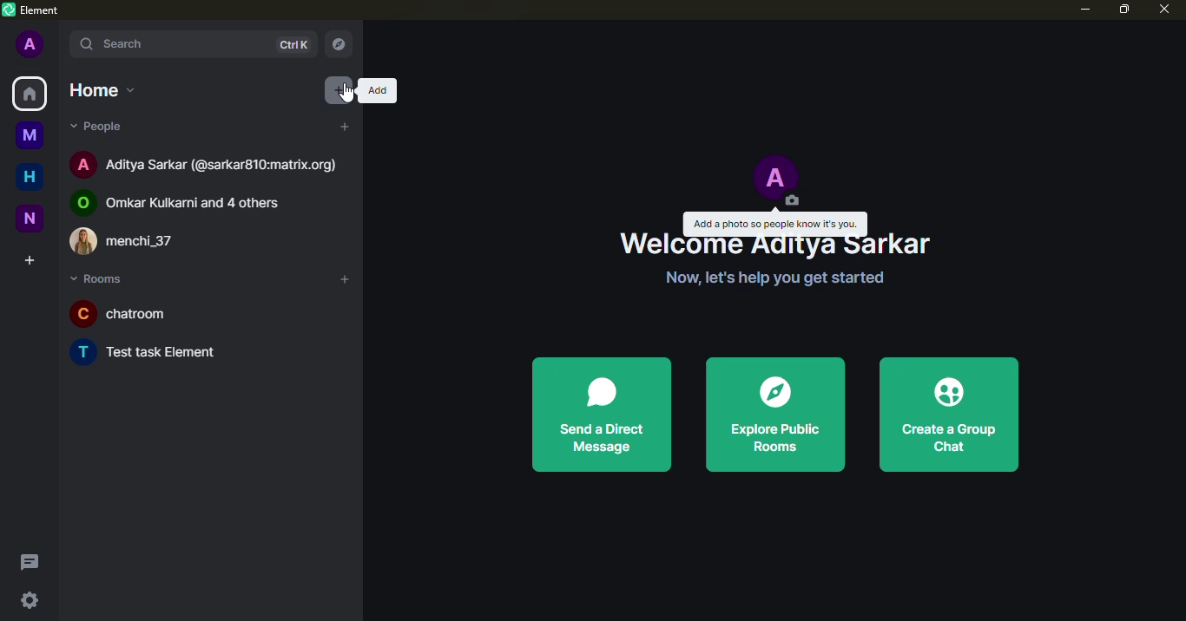 The width and height of the screenshot is (1186, 621). What do you see at coordinates (293, 45) in the screenshot?
I see `ctrlK` at bounding box center [293, 45].